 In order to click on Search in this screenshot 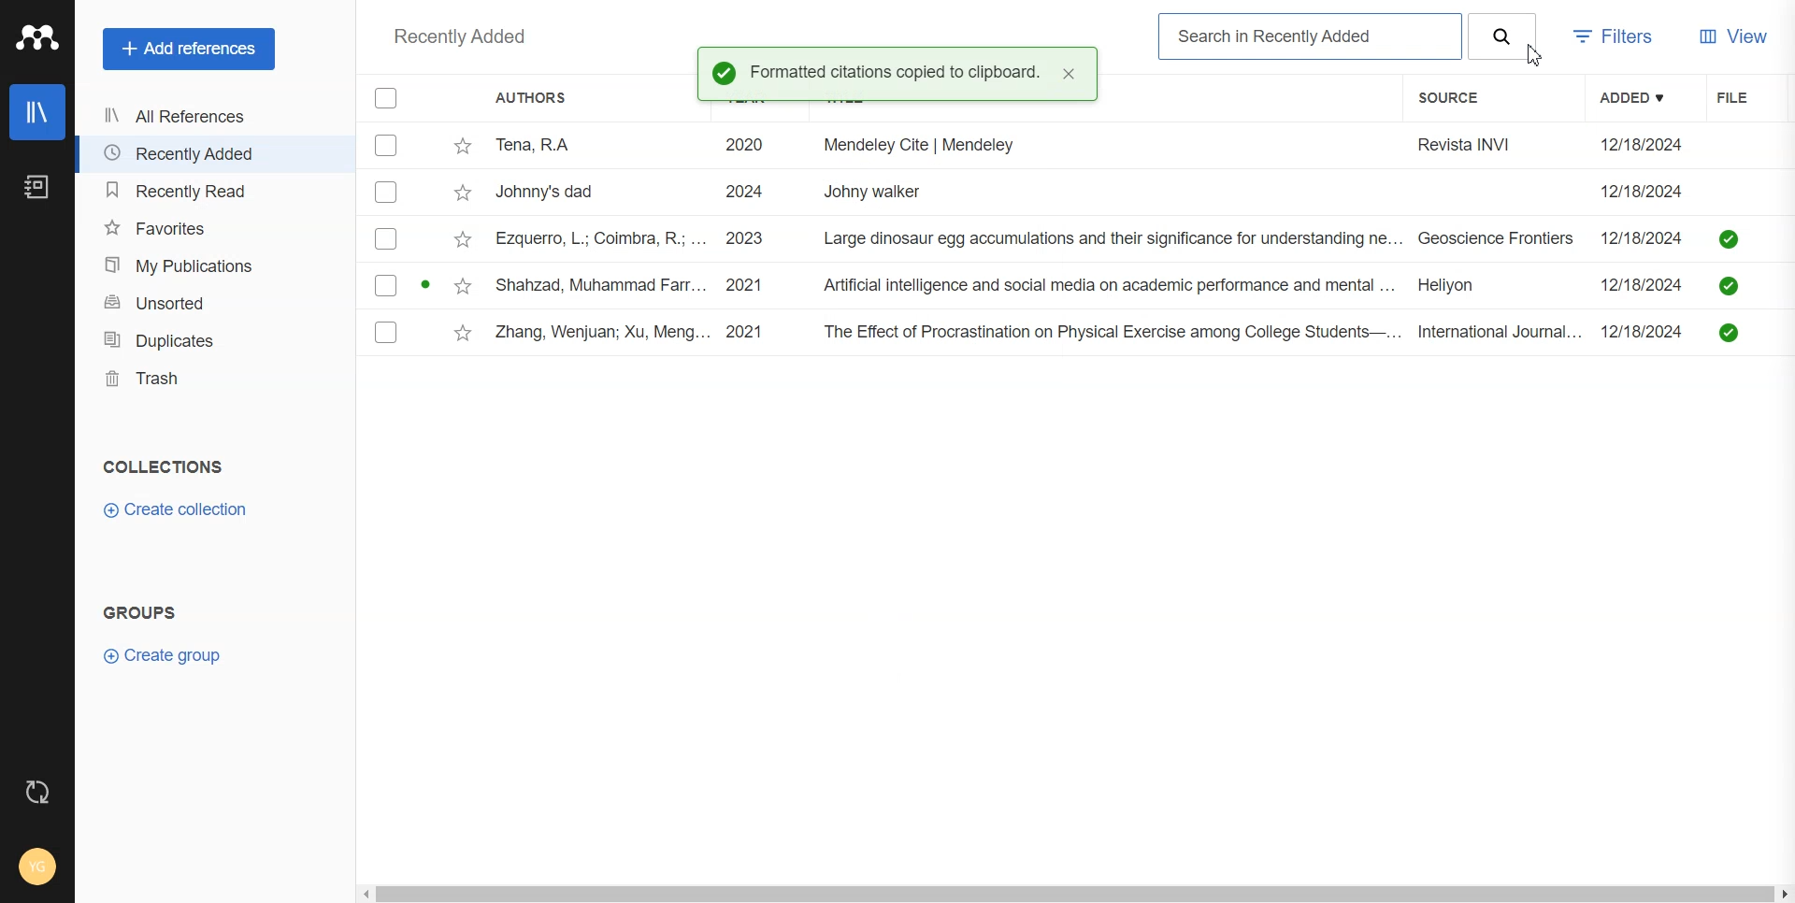, I will do `click(1503, 36)`.